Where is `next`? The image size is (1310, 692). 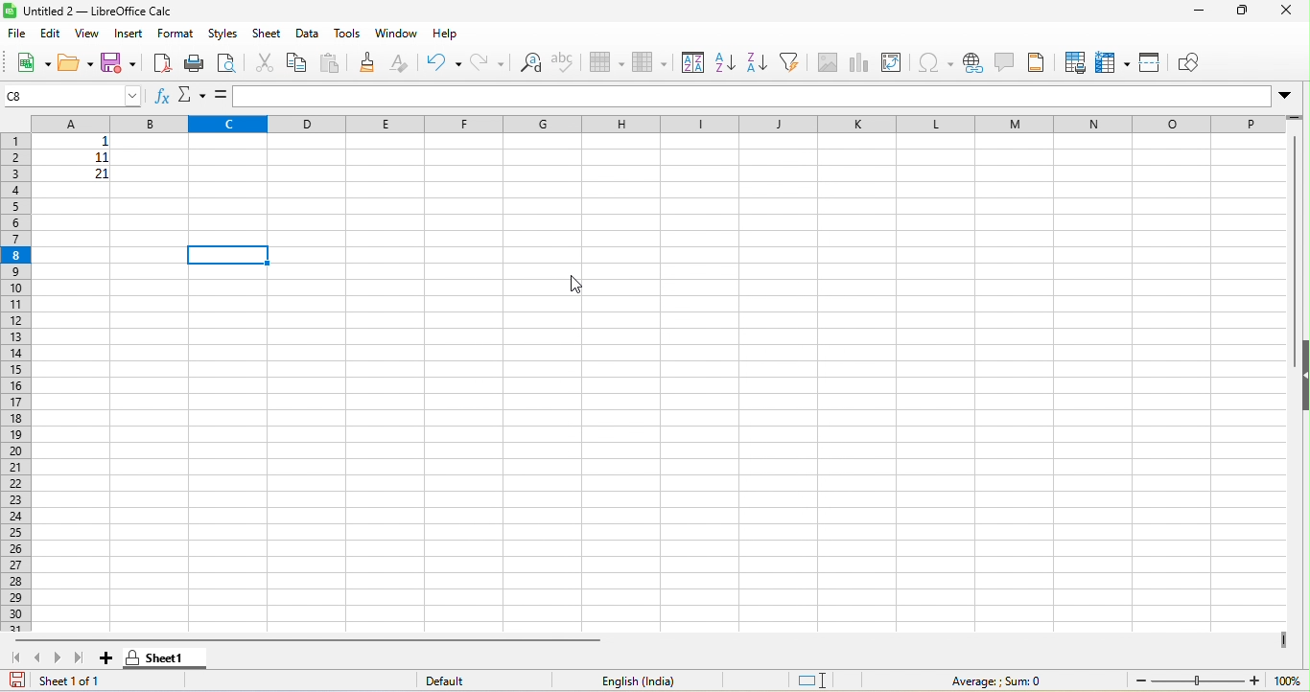
next is located at coordinates (59, 657).